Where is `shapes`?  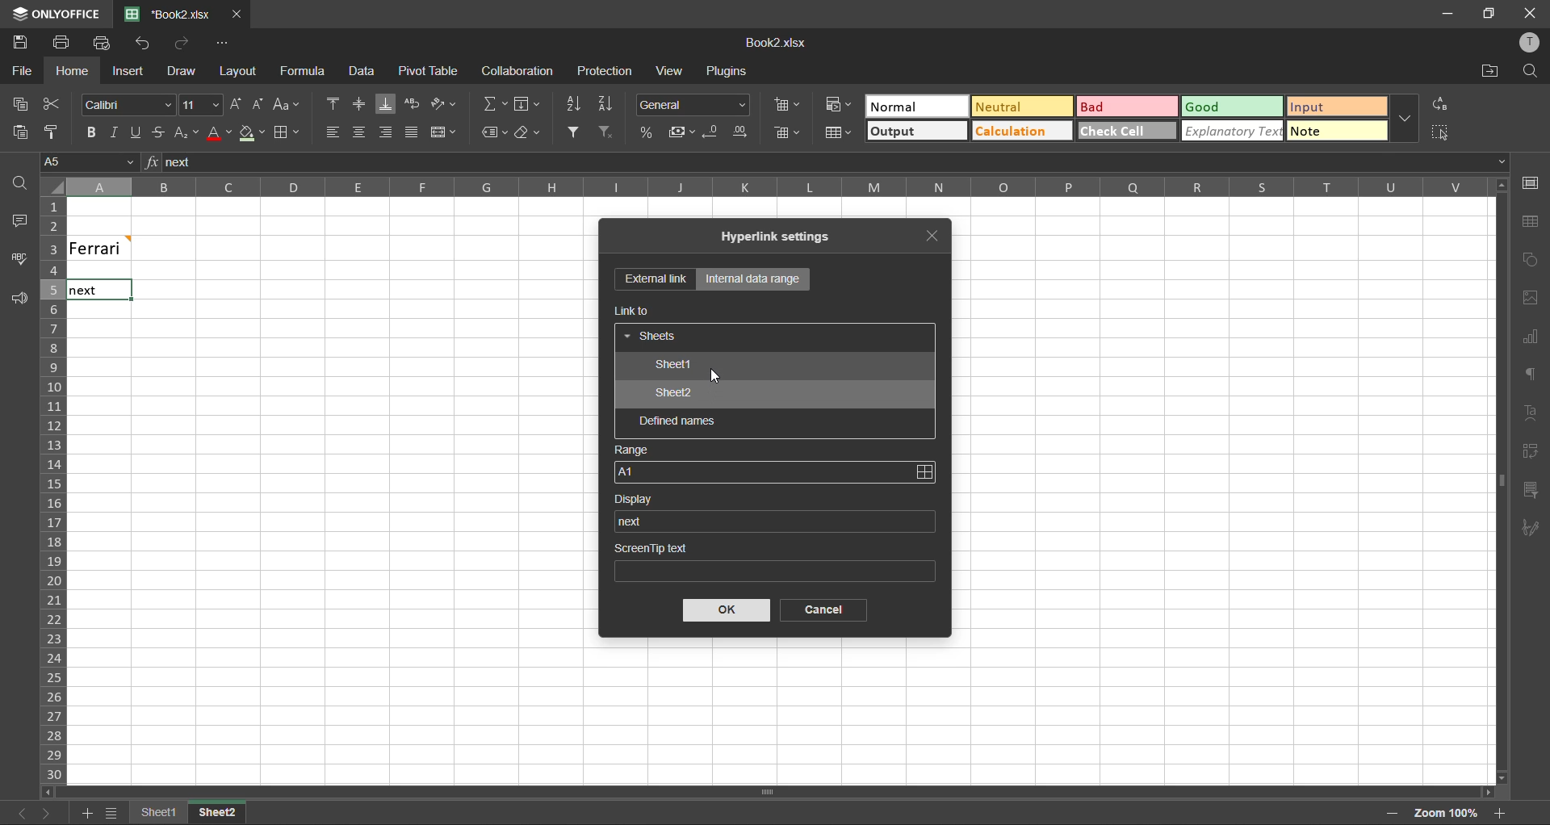 shapes is located at coordinates (1532, 260).